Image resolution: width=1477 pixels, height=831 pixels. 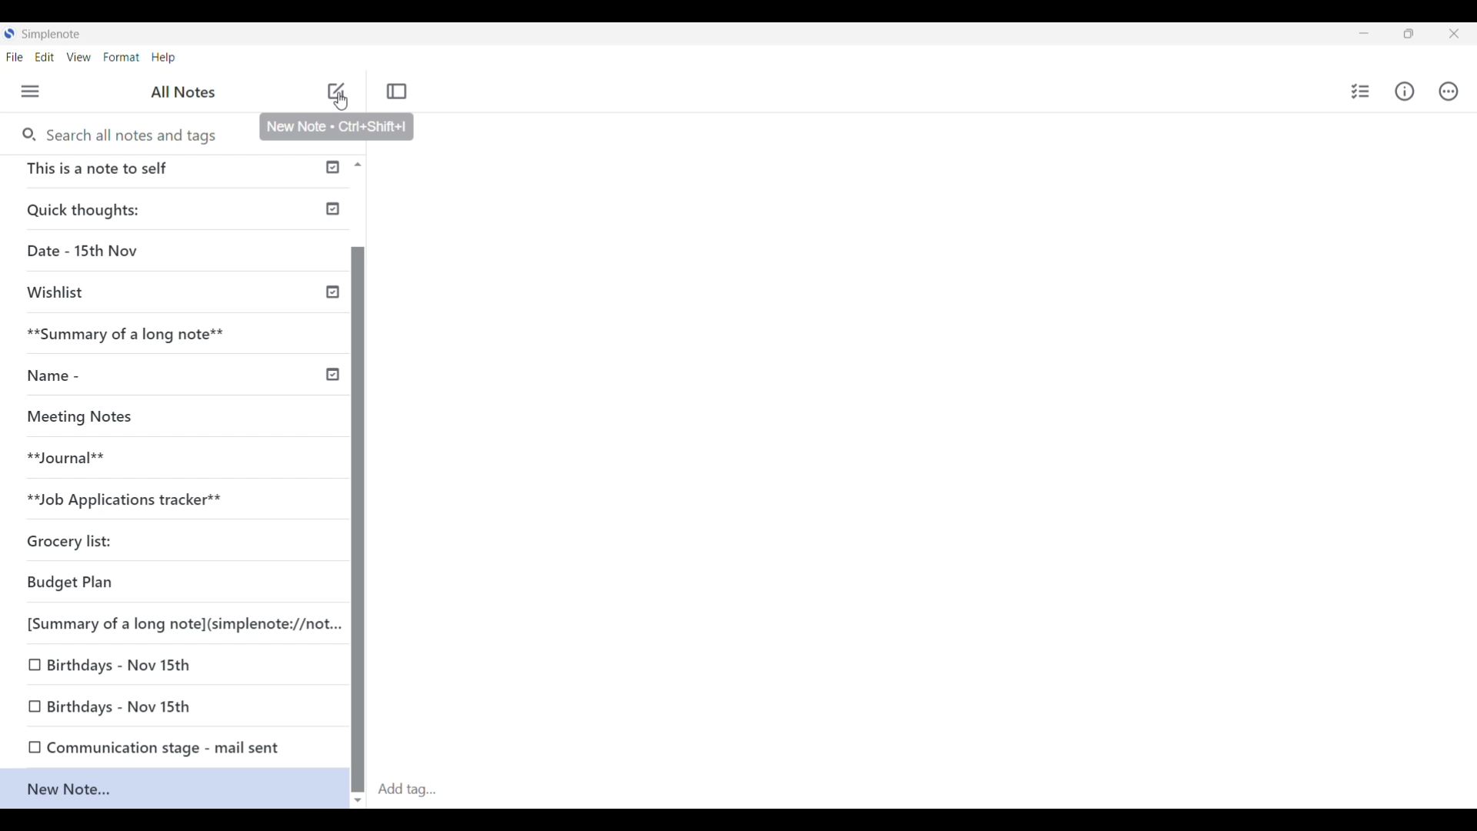 What do you see at coordinates (335, 127) in the screenshot?
I see `Description of current selection` at bounding box center [335, 127].